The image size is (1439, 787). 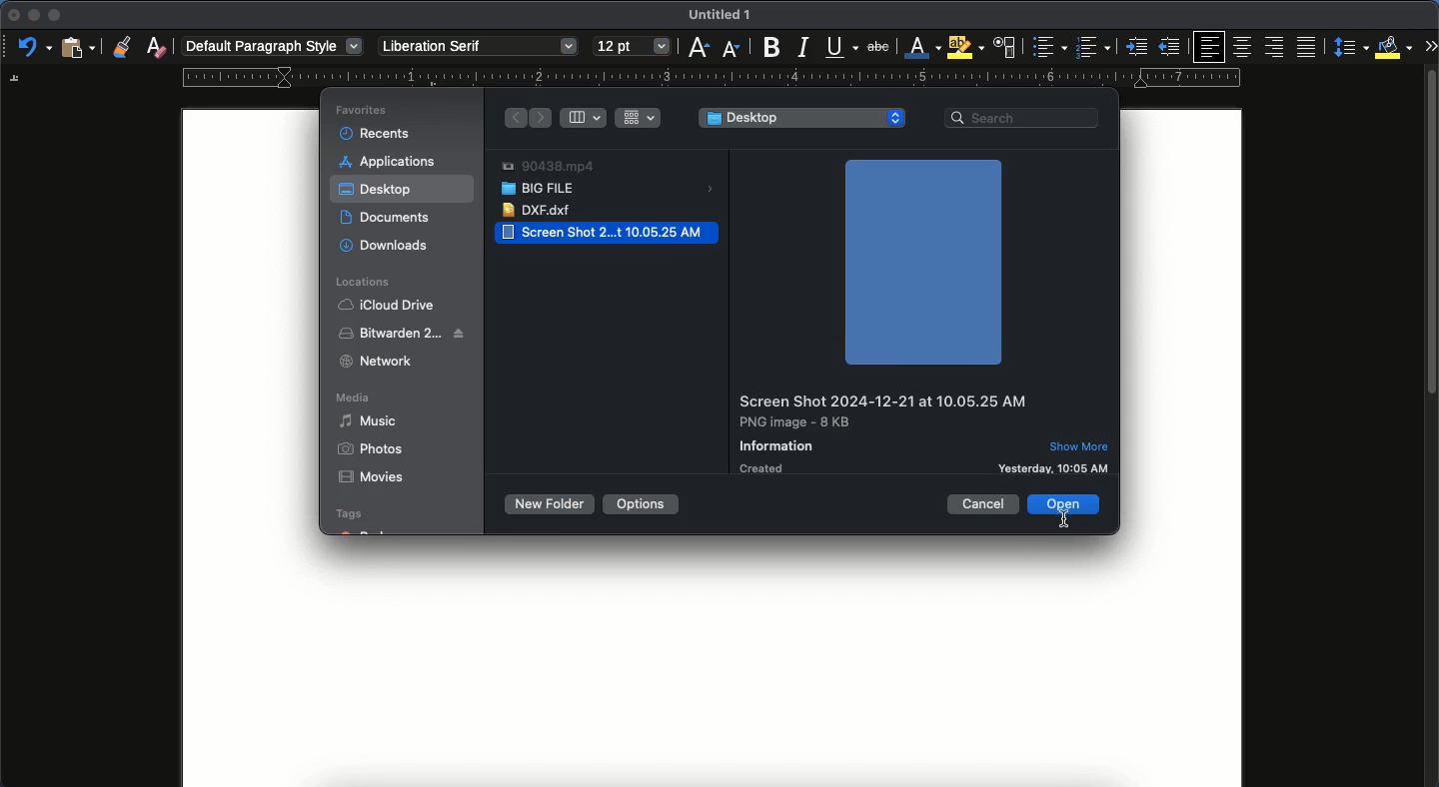 What do you see at coordinates (1430, 45) in the screenshot?
I see `expand` at bounding box center [1430, 45].